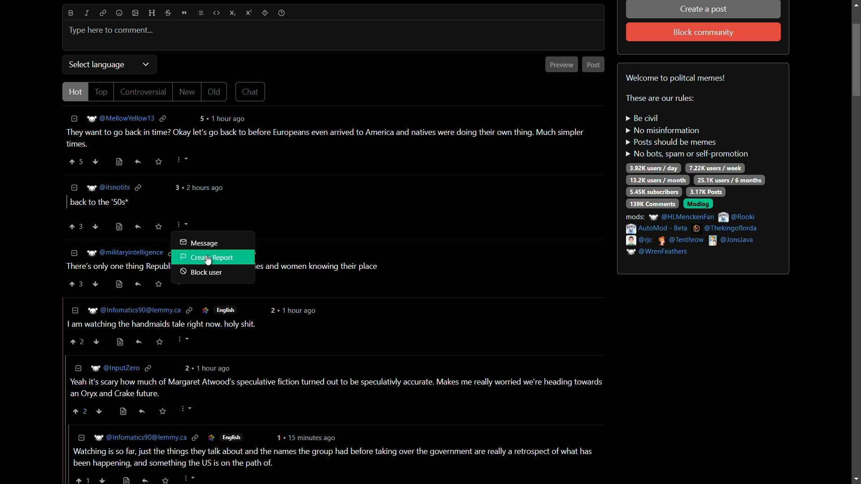 This screenshot has height=484, width=861. I want to click on 3.17k posts, so click(705, 192).